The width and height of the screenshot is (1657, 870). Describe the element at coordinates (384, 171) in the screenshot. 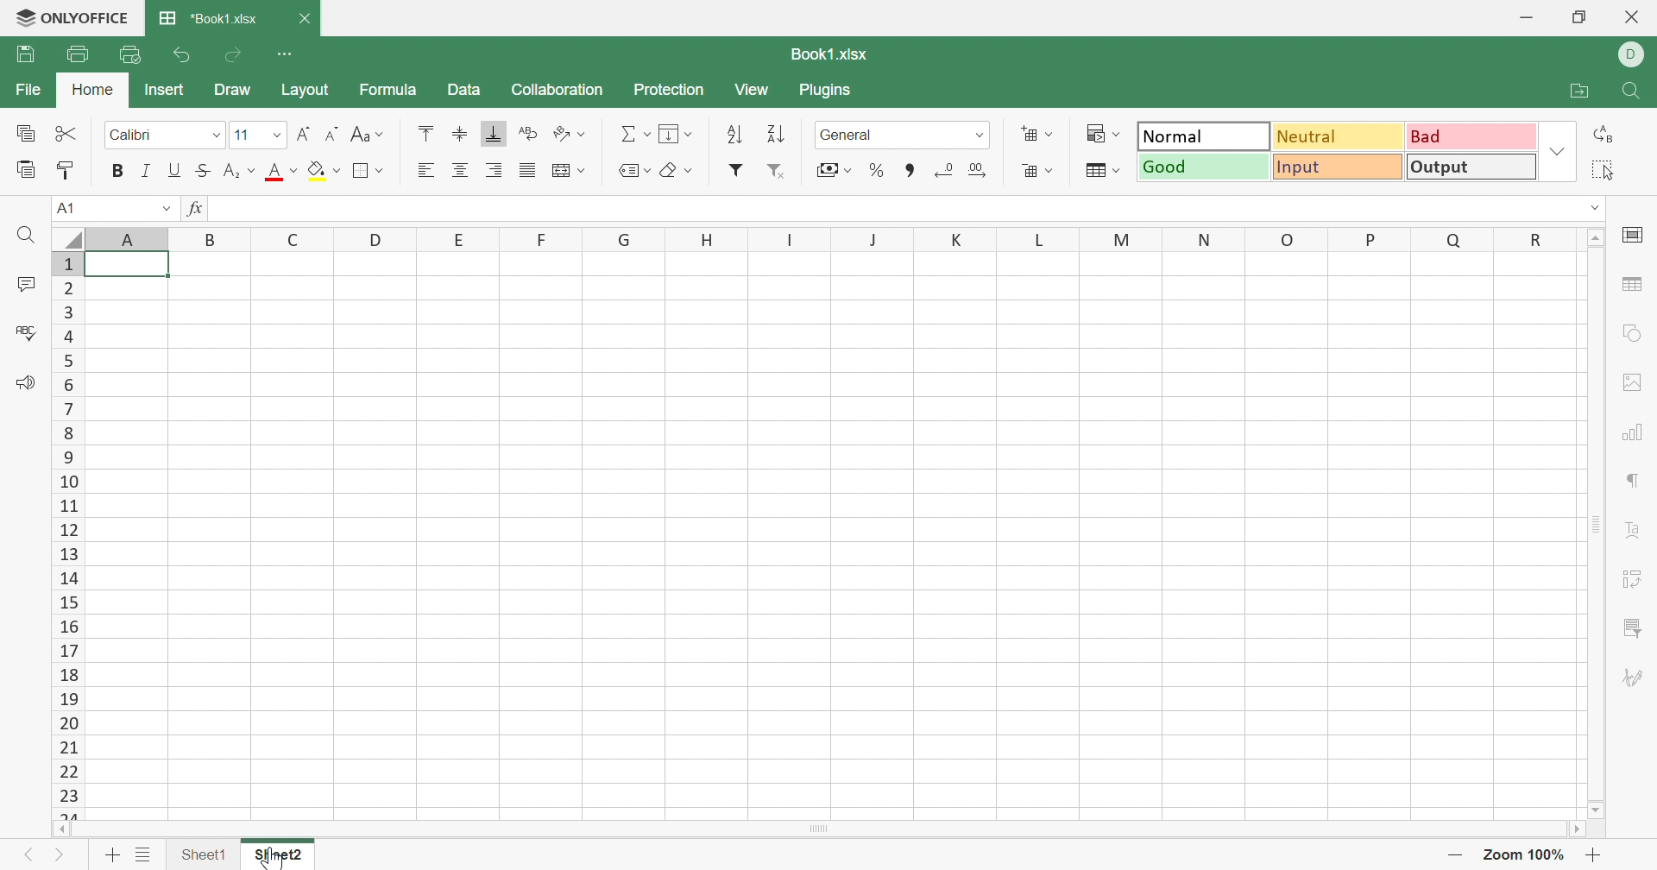

I see `Drop Down` at that location.